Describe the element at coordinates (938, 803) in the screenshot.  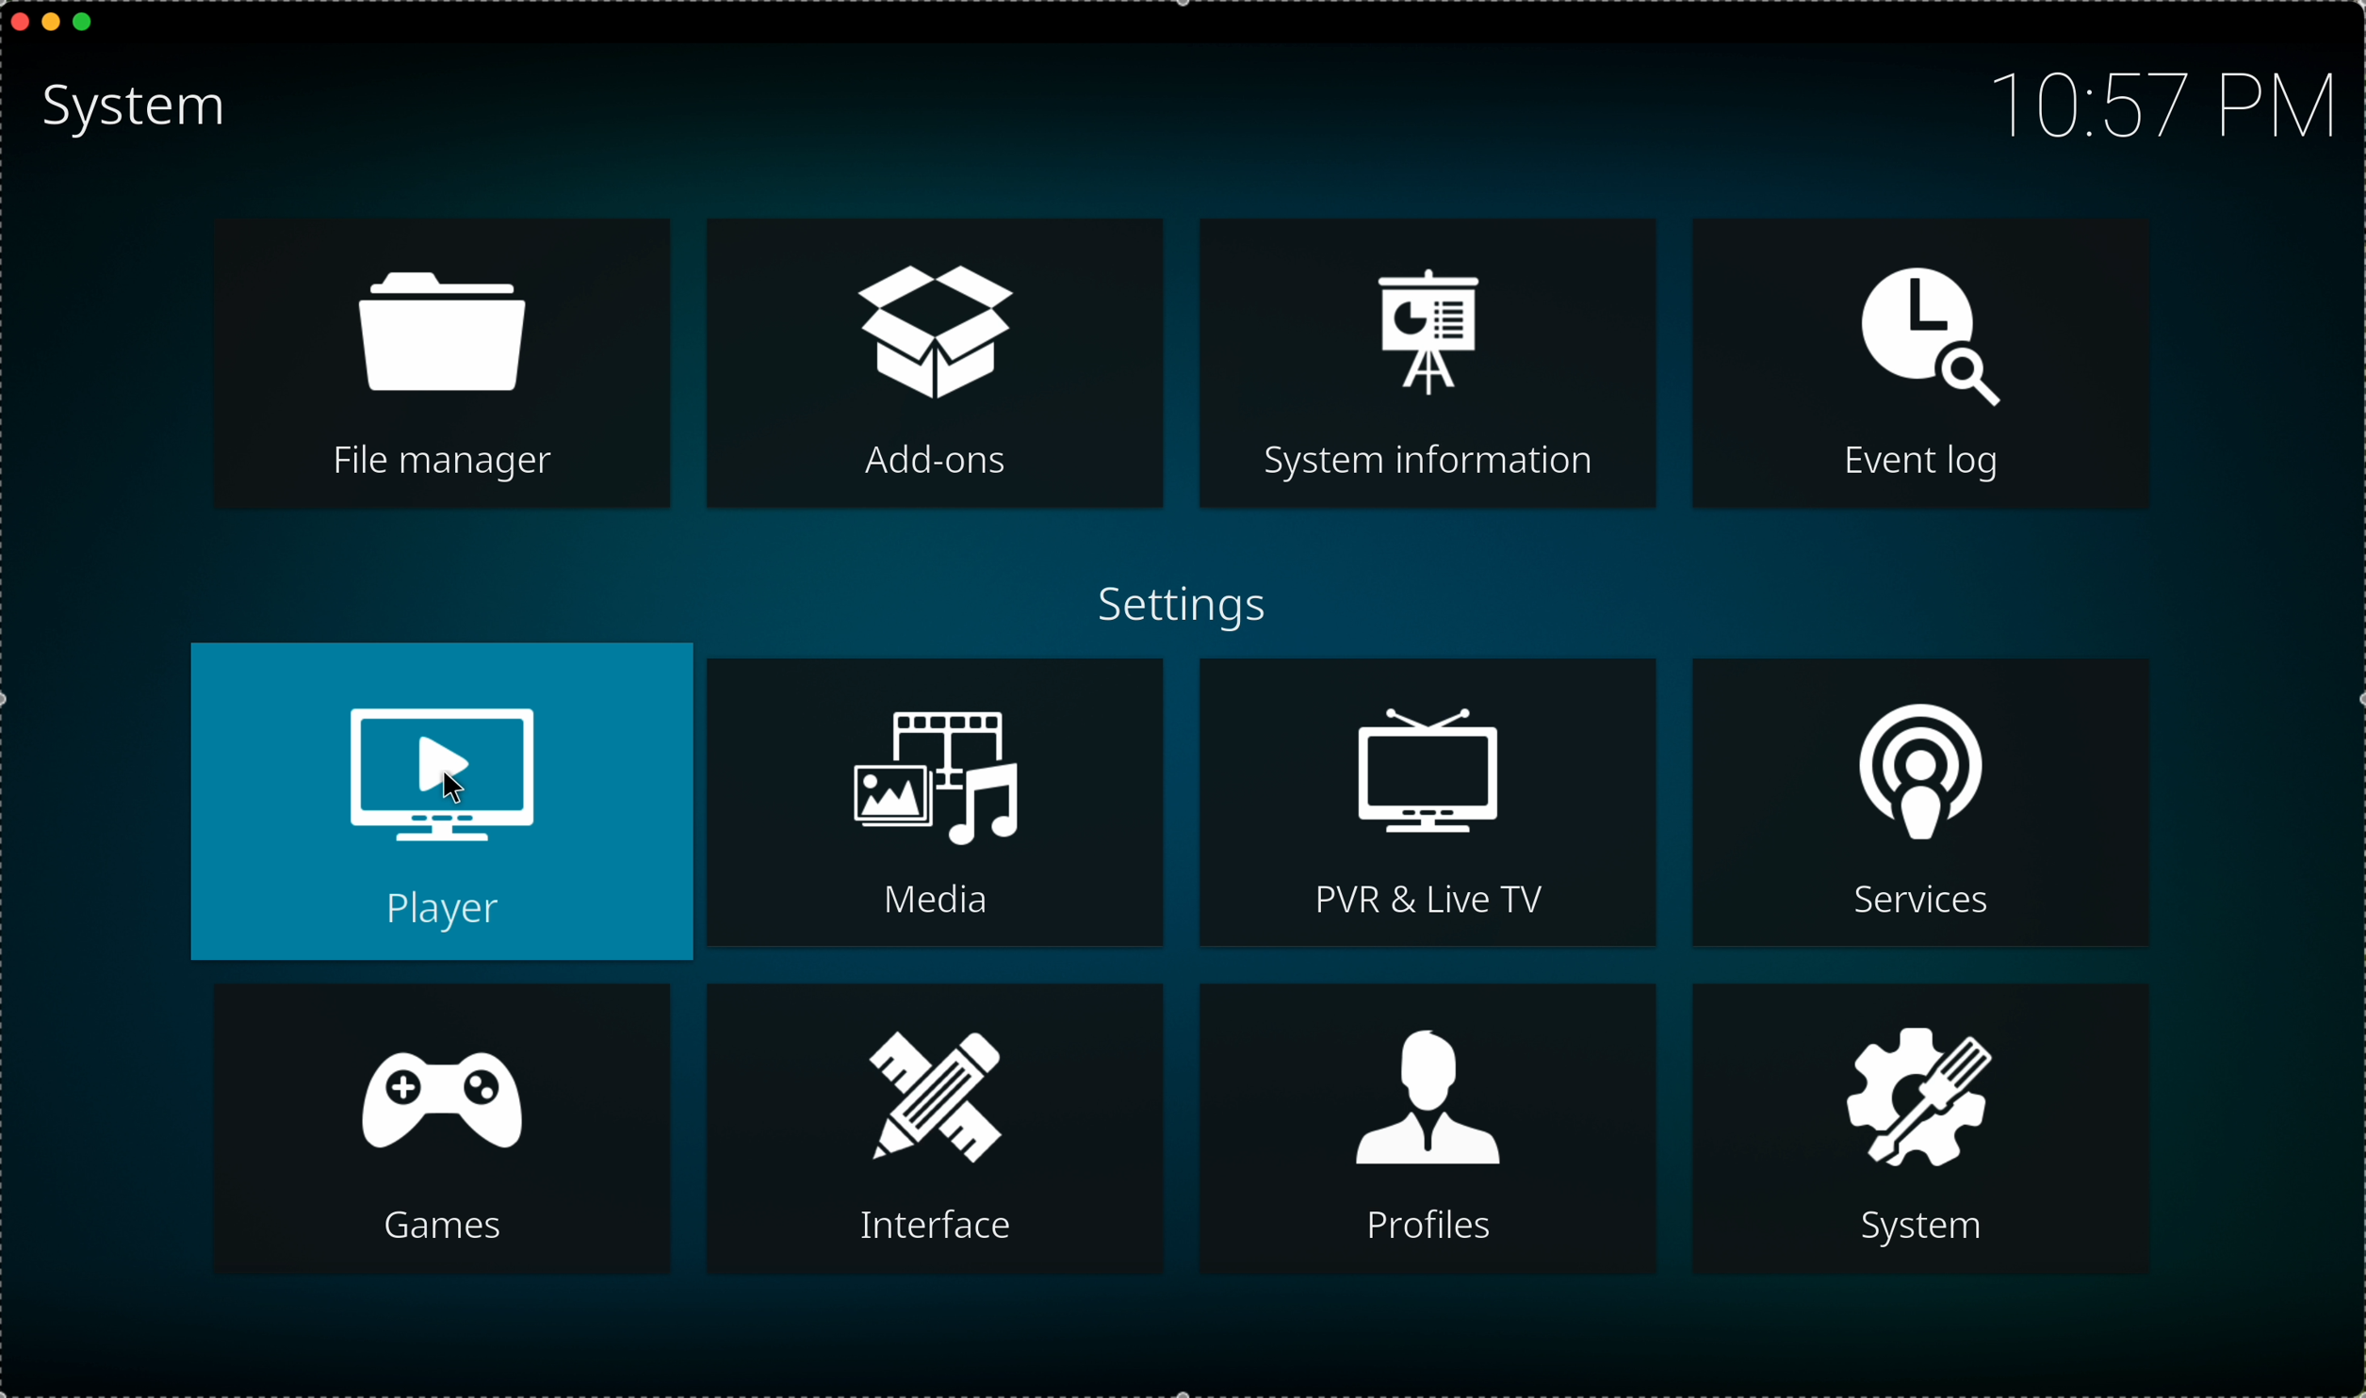
I see `media` at that location.